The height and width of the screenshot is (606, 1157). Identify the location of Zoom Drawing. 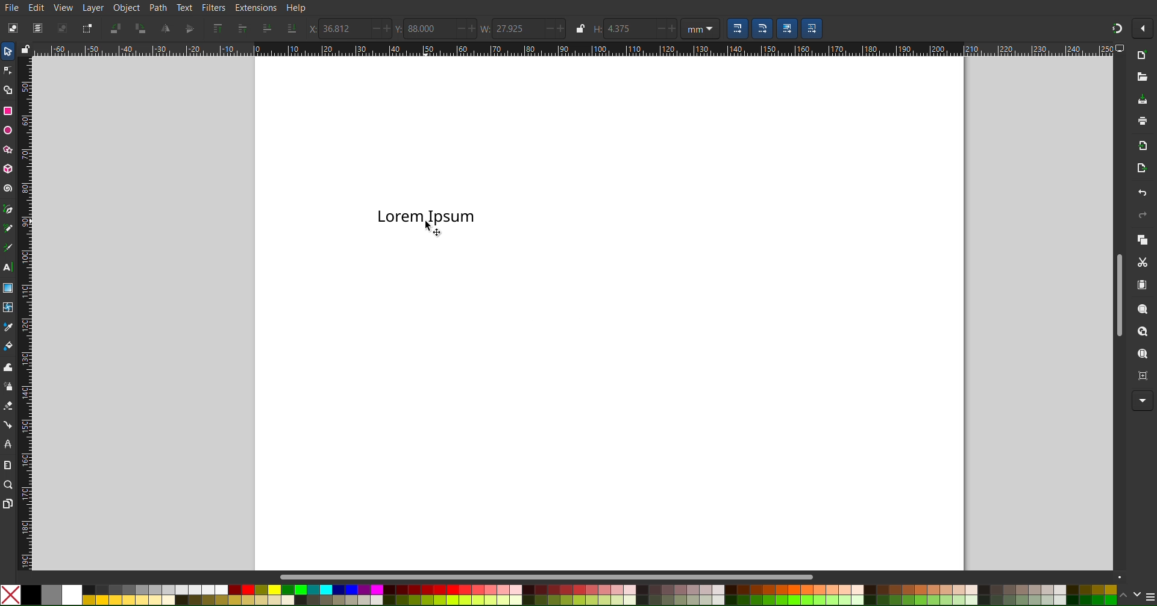
(1143, 331).